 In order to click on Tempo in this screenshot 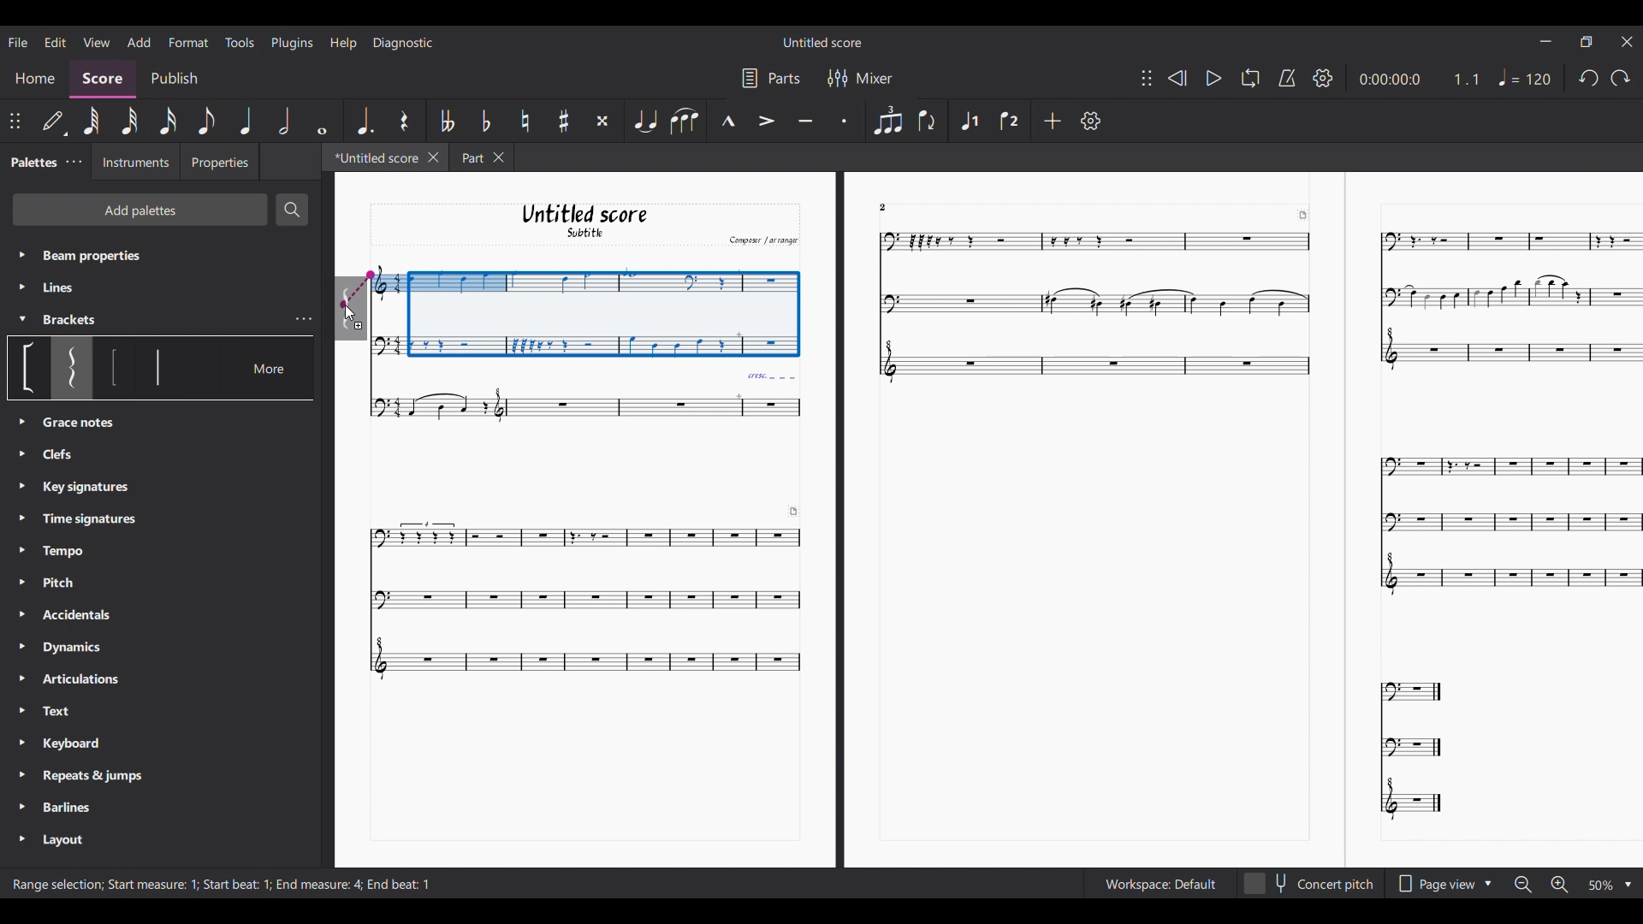, I will do `click(69, 551)`.